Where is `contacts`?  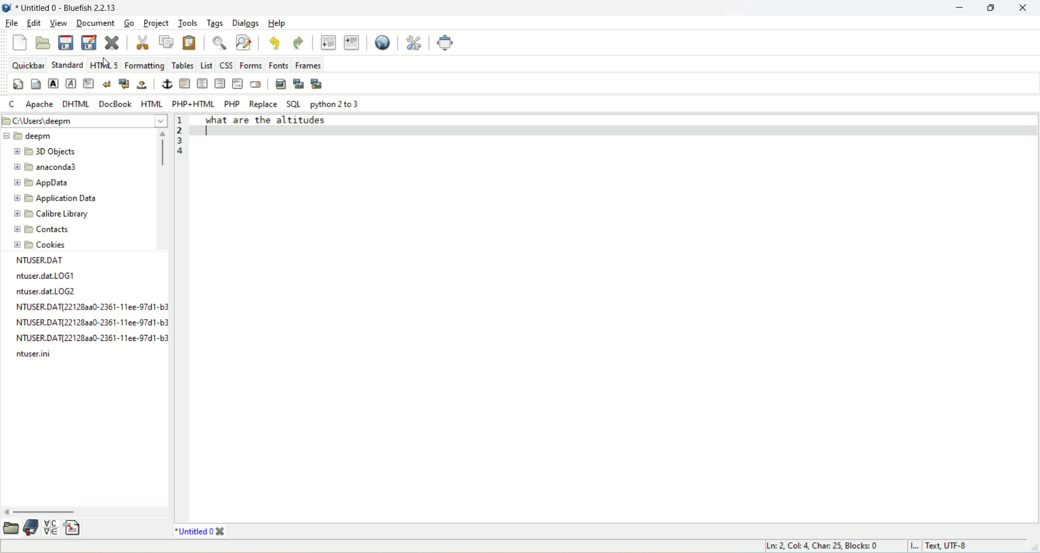 contacts is located at coordinates (45, 229).